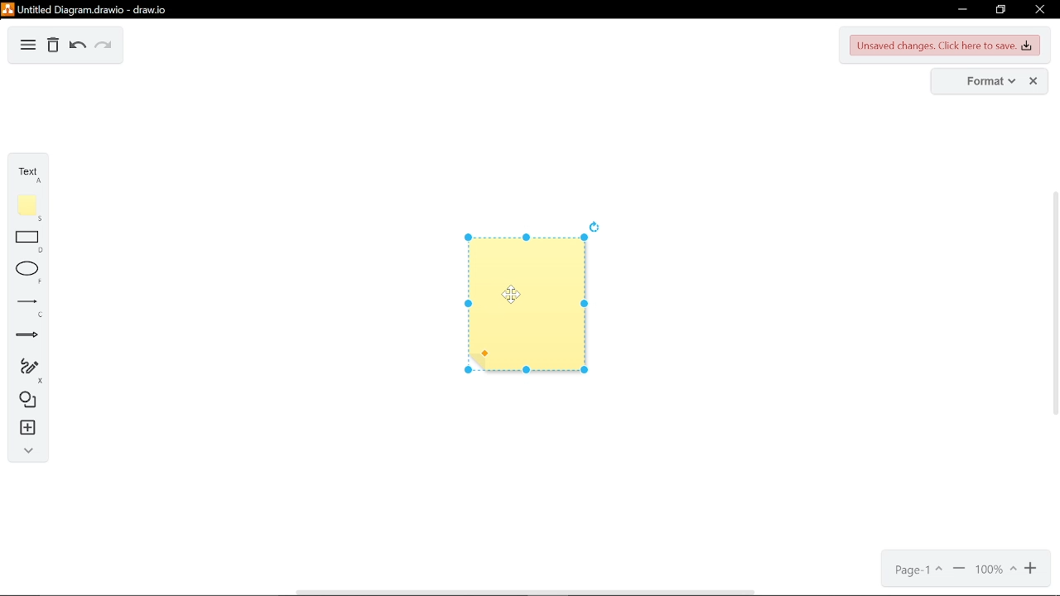 This screenshot has height=596, width=1060. I want to click on redo, so click(103, 47).